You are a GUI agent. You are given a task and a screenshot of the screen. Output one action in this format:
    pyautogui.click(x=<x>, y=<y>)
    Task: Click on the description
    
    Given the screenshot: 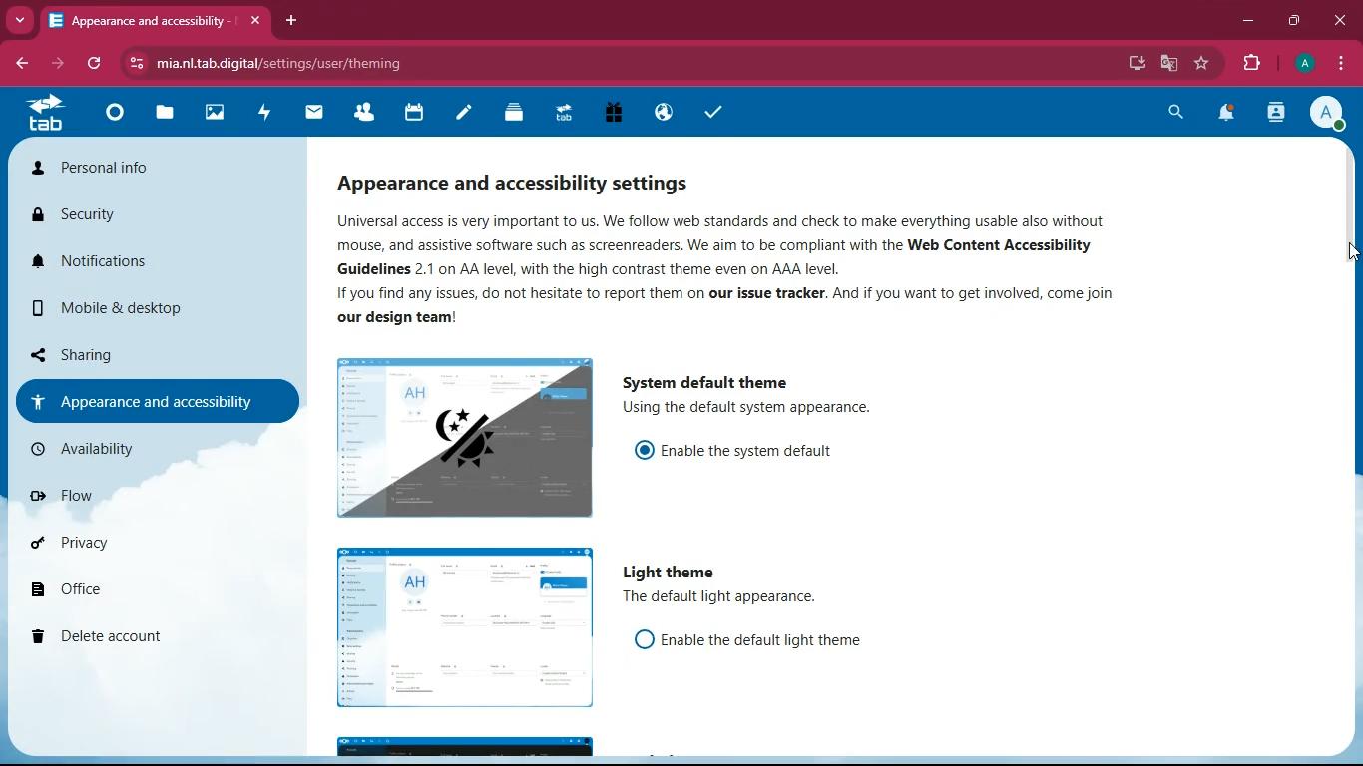 What is the action you would take?
    pyautogui.click(x=789, y=265)
    